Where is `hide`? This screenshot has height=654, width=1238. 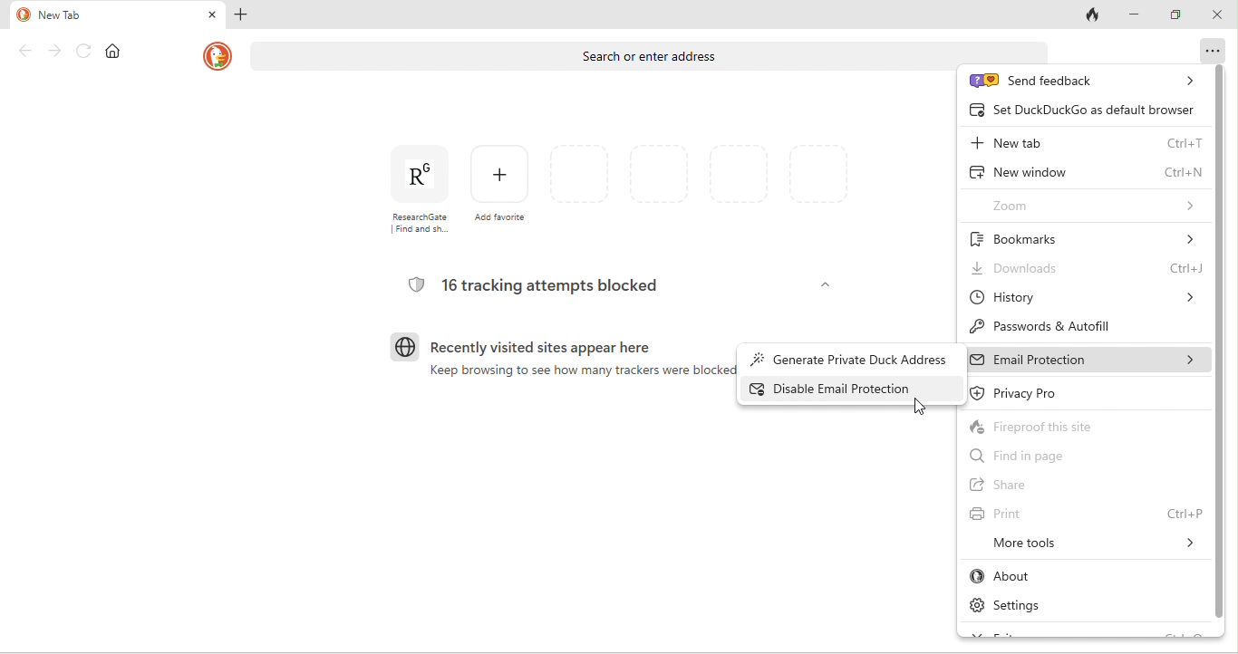
hide is located at coordinates (823, 285).